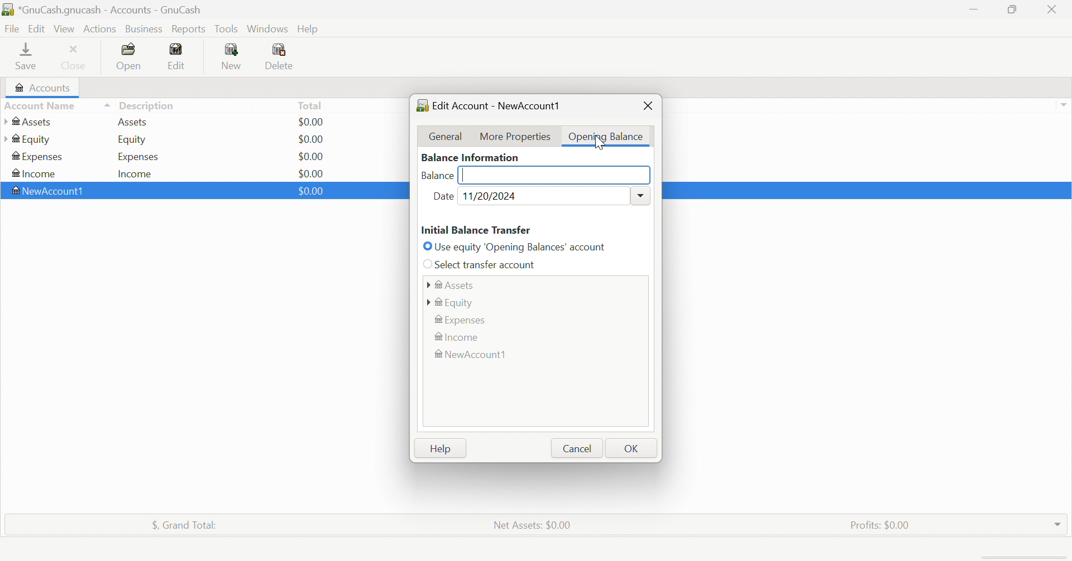 This screenshot has width=1072, height=561. What do you see at coordinates (974, 9) in the screenshot?
I see `Minimize` at bounding box center [974, 9].